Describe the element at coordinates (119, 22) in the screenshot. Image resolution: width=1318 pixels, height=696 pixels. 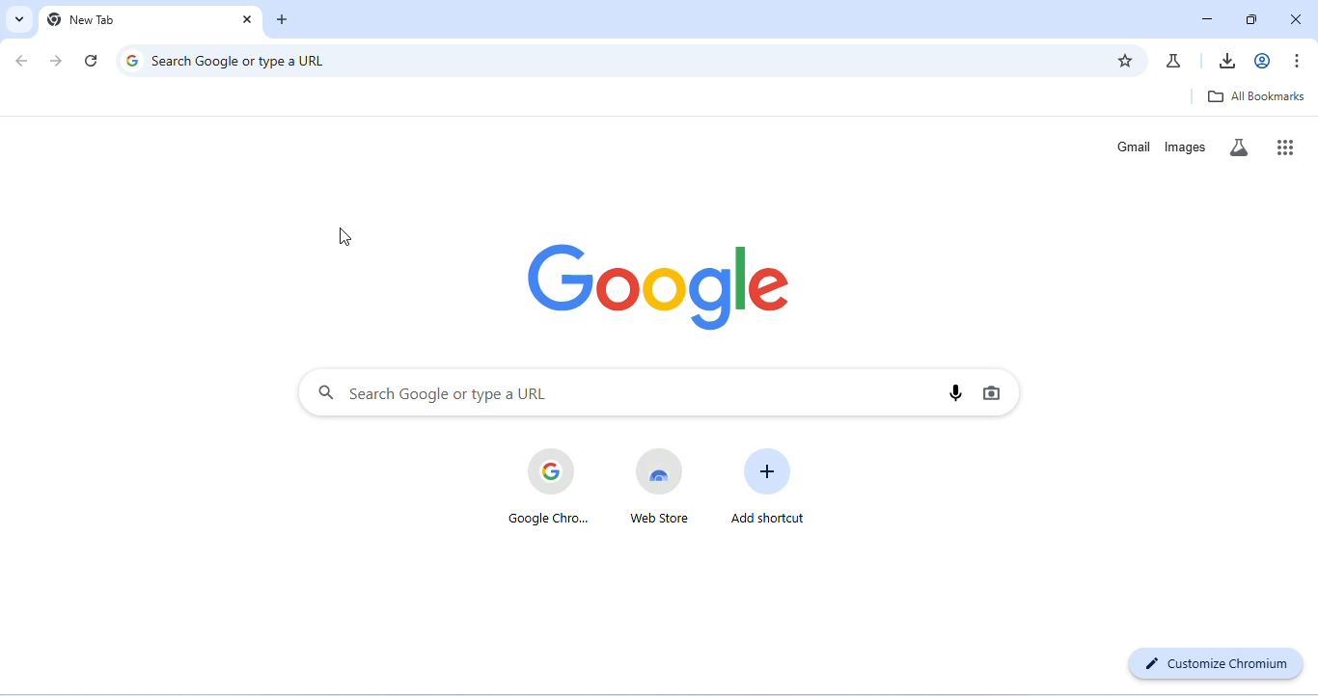
I see `new tab` at that location.